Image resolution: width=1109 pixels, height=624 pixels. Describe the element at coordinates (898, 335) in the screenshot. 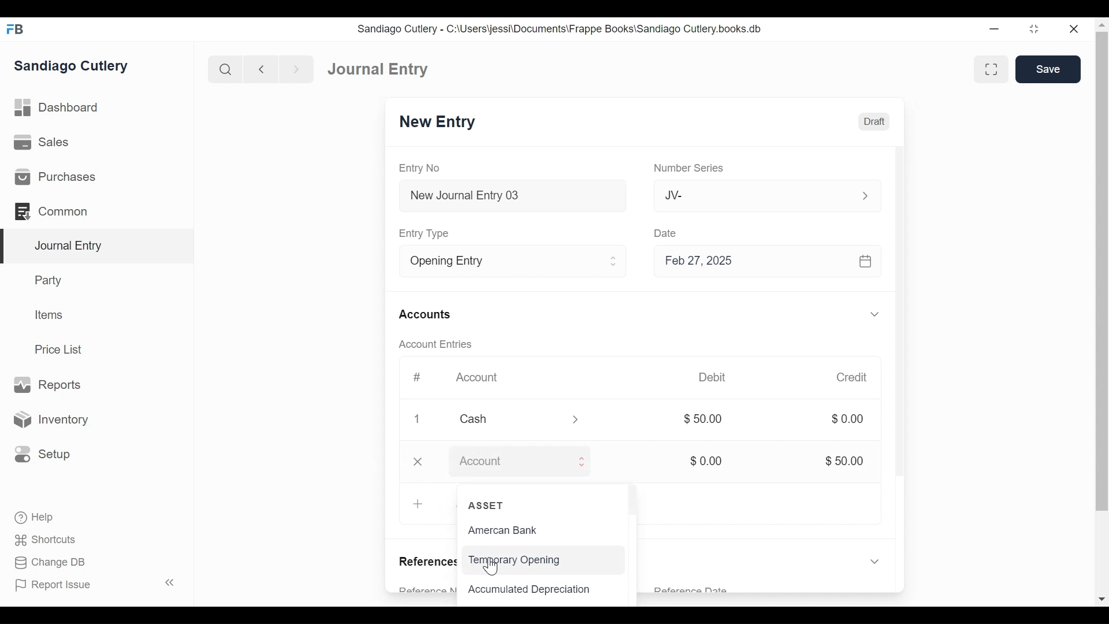

I see `Vertical Scroll bar` at that location.